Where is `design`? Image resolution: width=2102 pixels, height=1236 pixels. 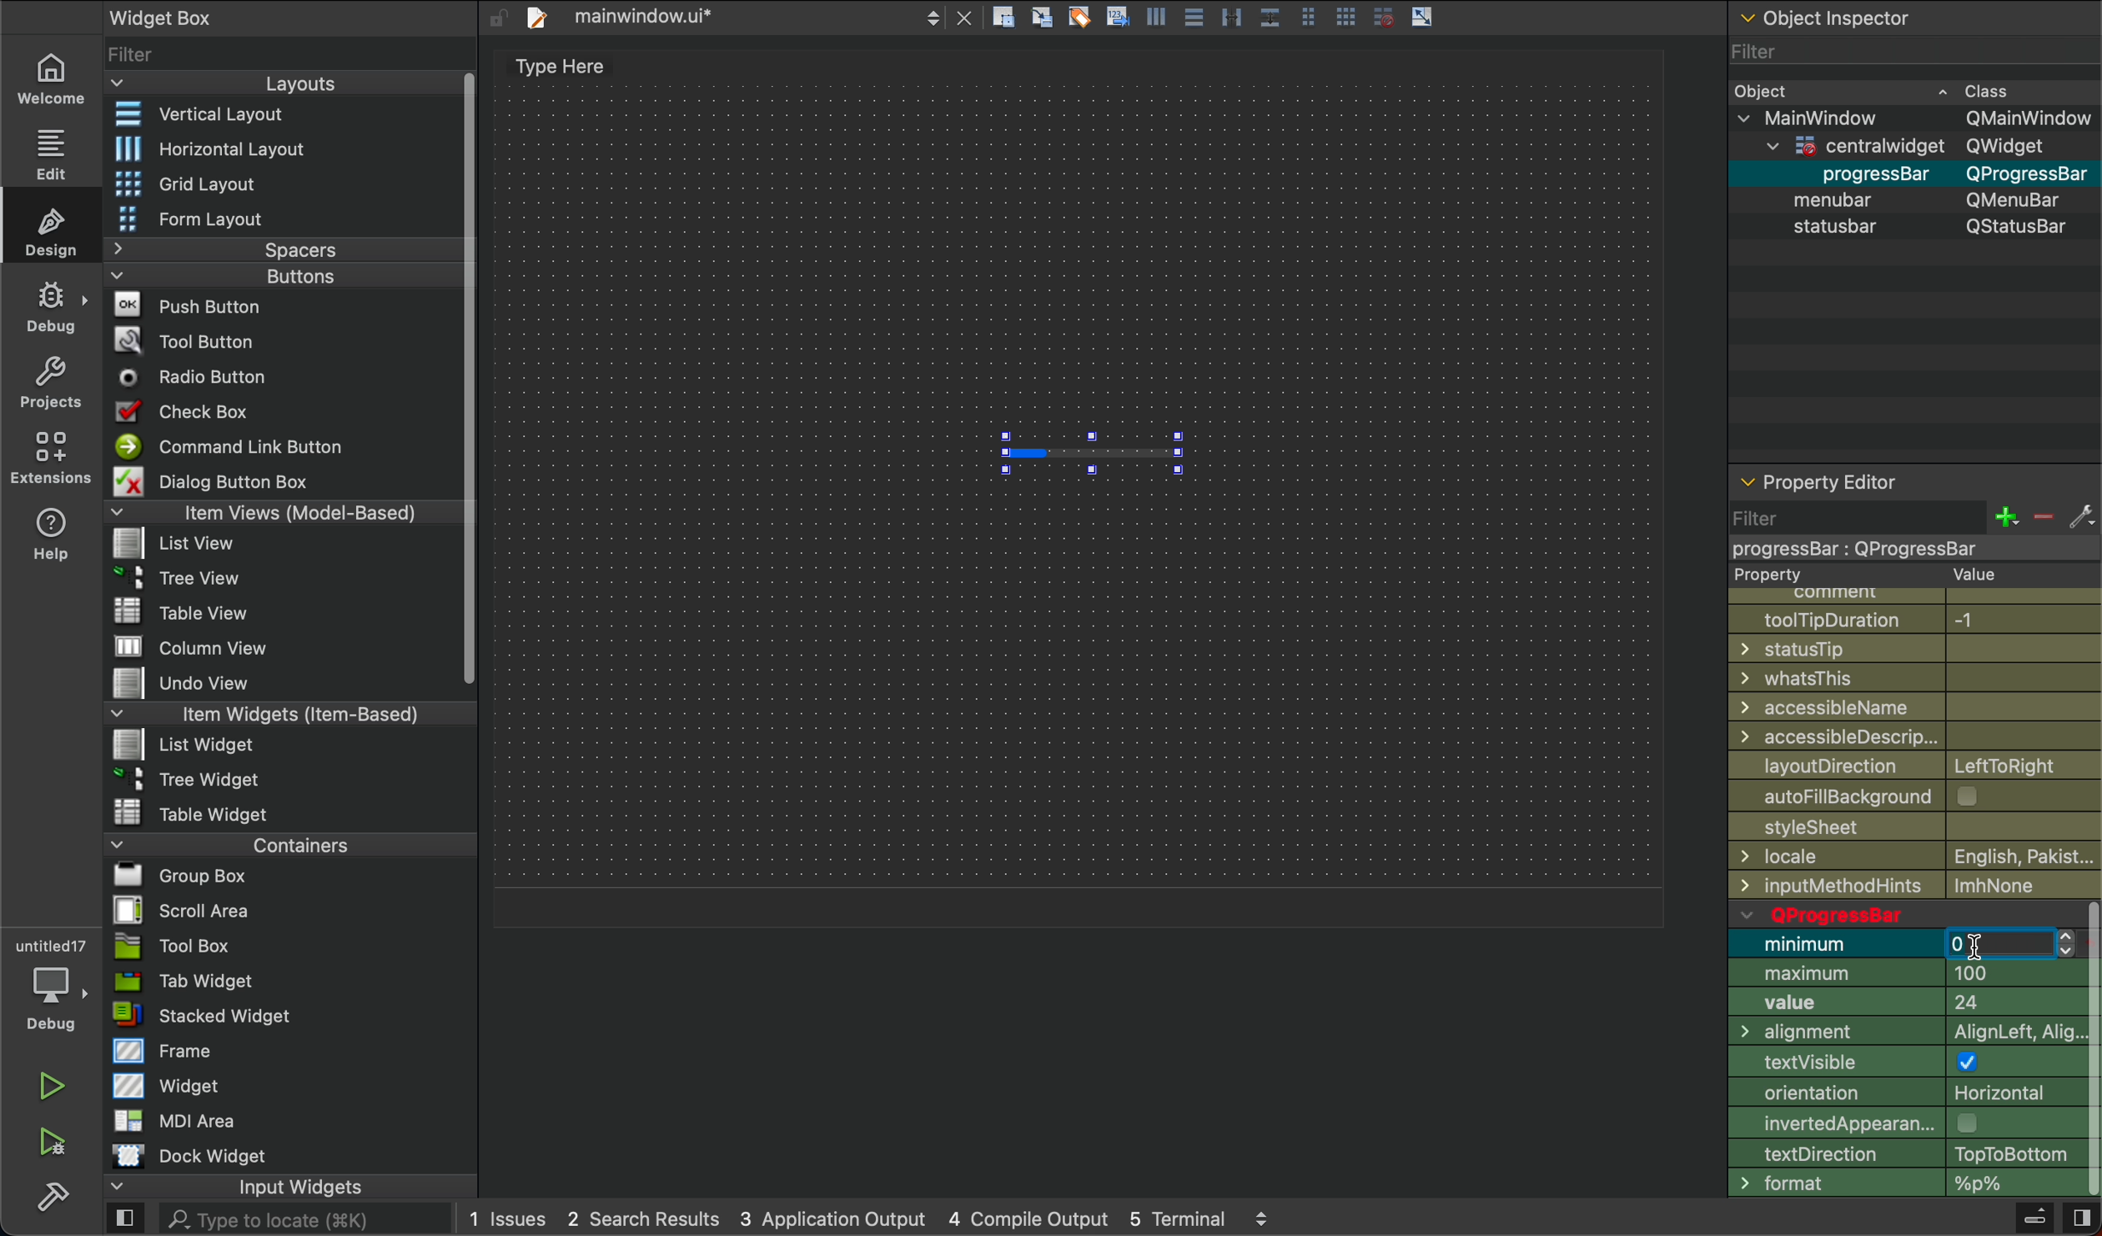
design is located at coordinates (55, 229).